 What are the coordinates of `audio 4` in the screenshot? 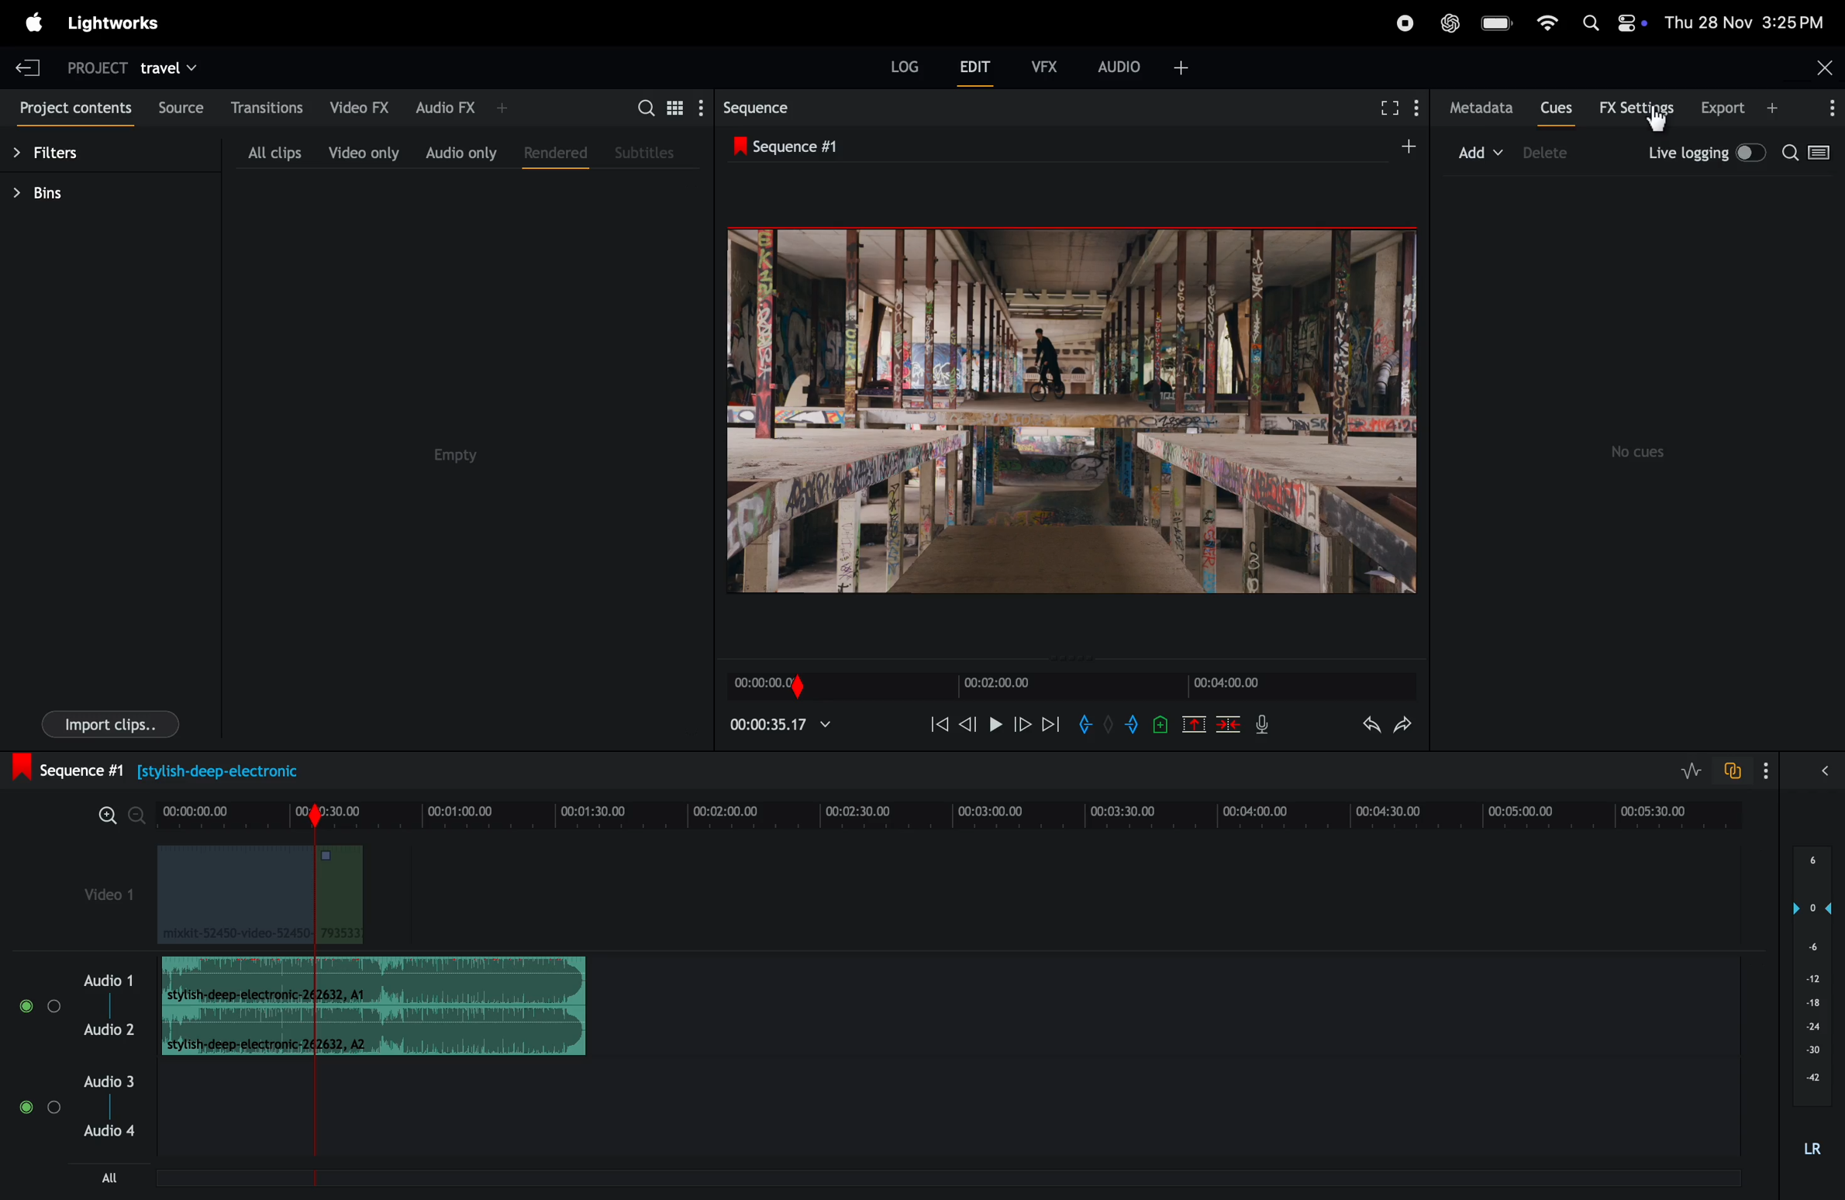 It's located at (109, 1138).